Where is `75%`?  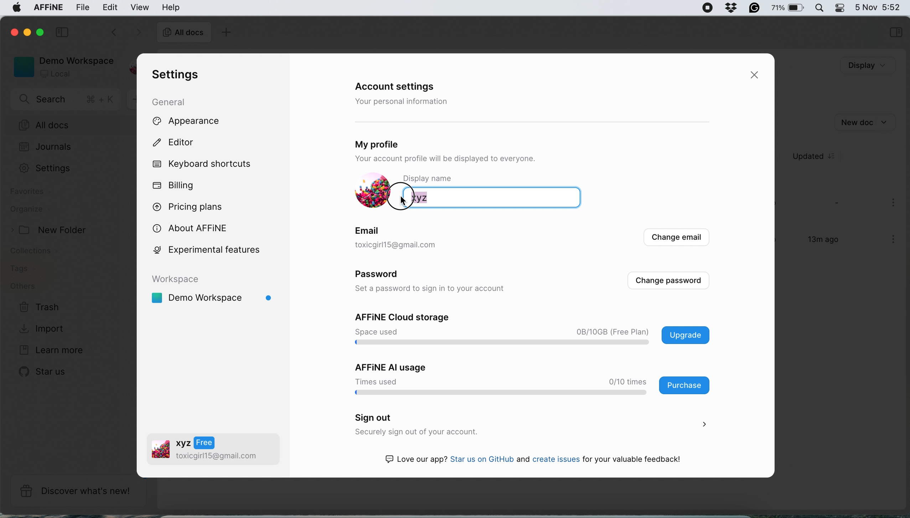
75% is located at coordinates (788, 9).